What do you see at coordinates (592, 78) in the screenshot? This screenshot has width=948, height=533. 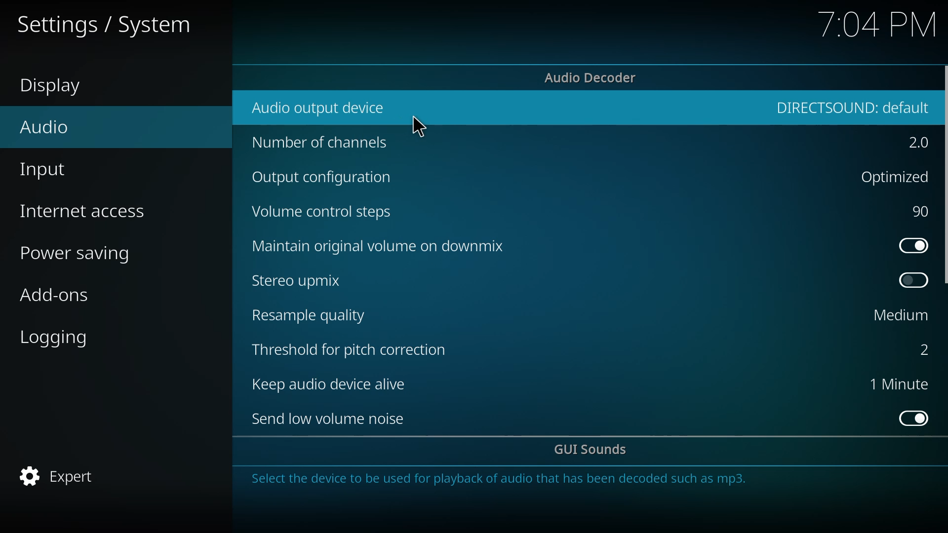 I see `audio decoder` at bounding box center [592, 78].